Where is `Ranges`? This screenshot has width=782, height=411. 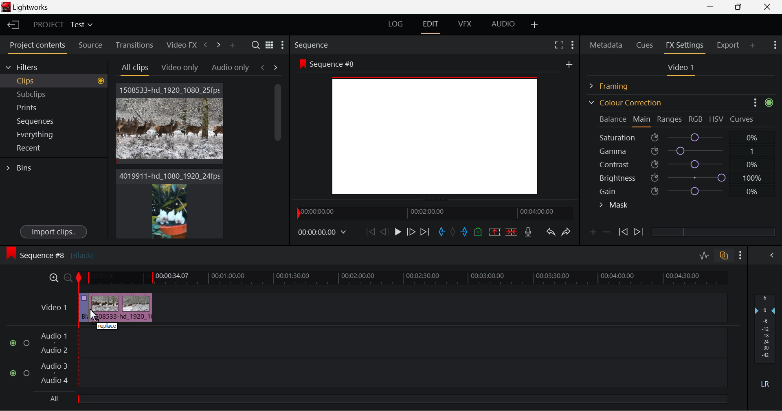 Ranges is located at coordinates (670, 120).